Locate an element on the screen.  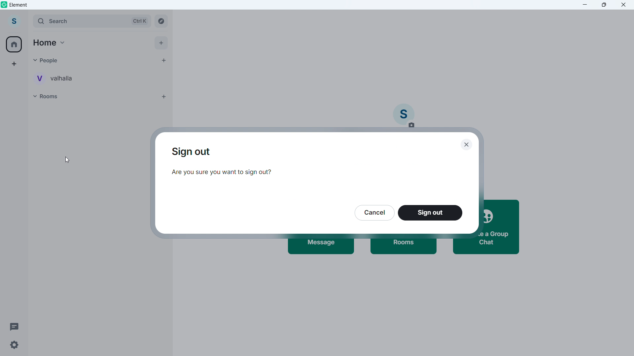
cursor movement is located at coordinates (68, 162).